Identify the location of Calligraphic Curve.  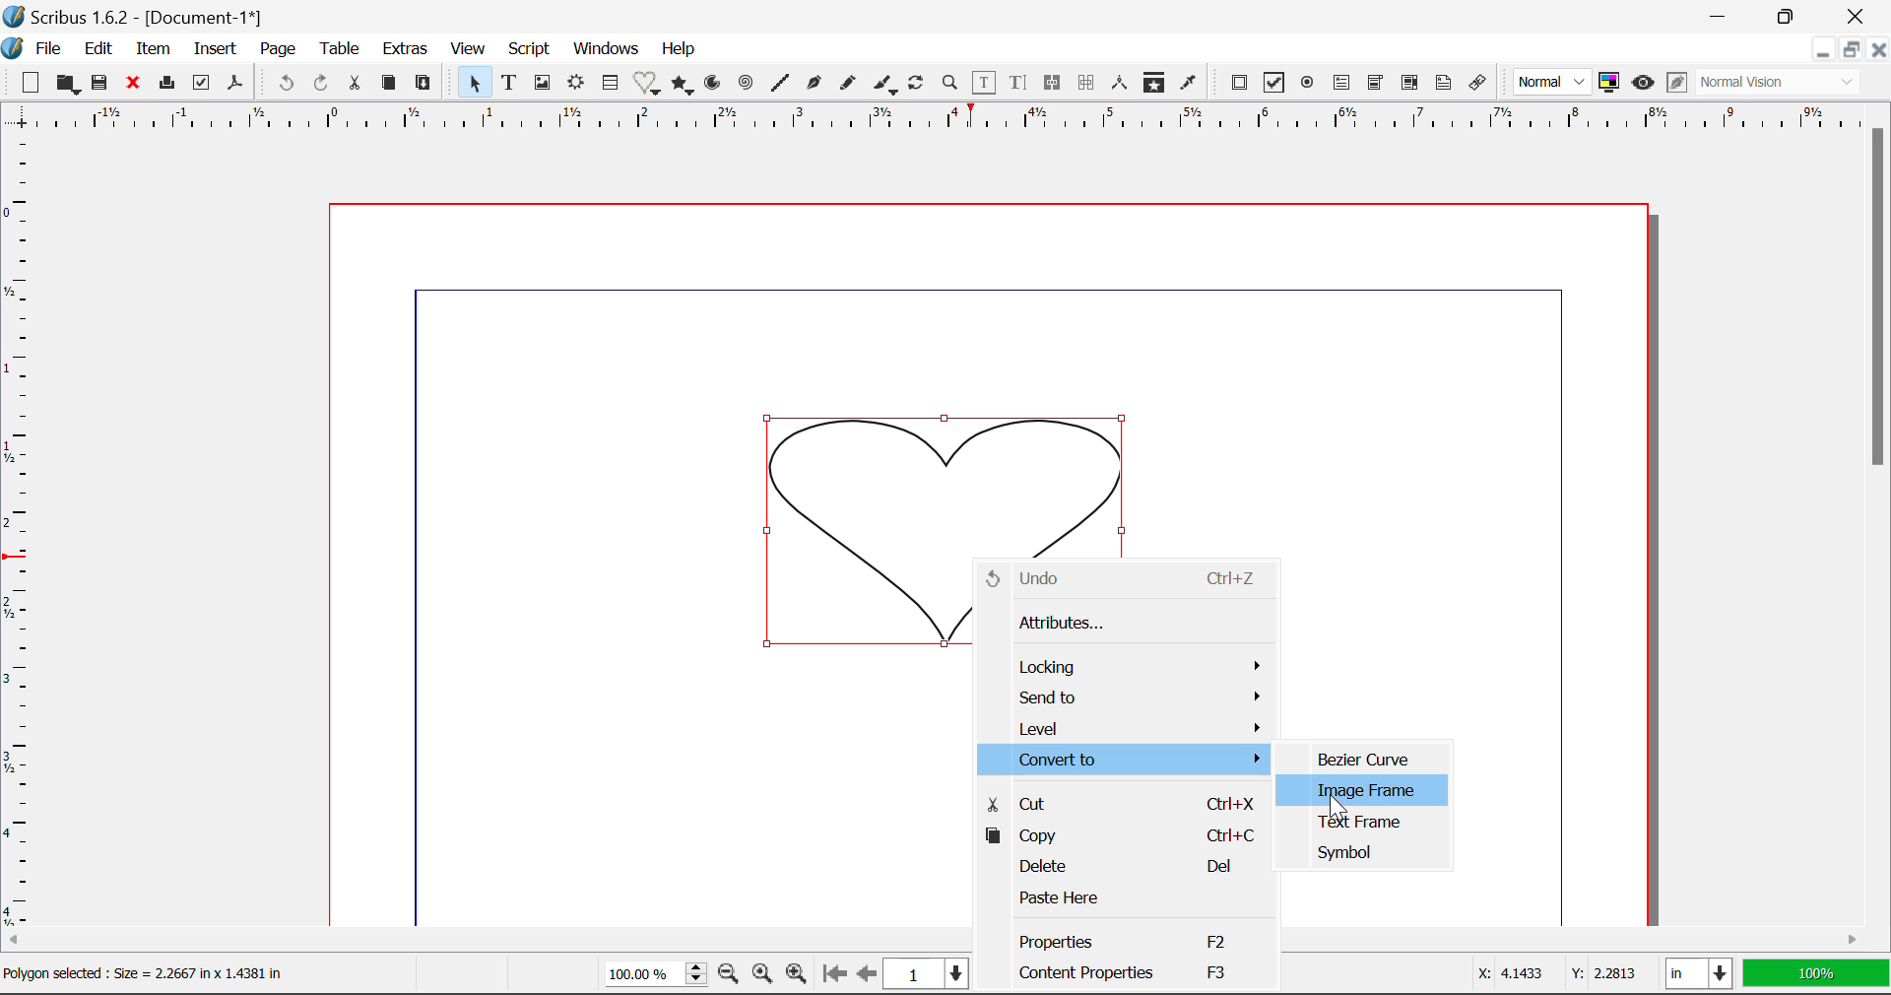
(885, 87).